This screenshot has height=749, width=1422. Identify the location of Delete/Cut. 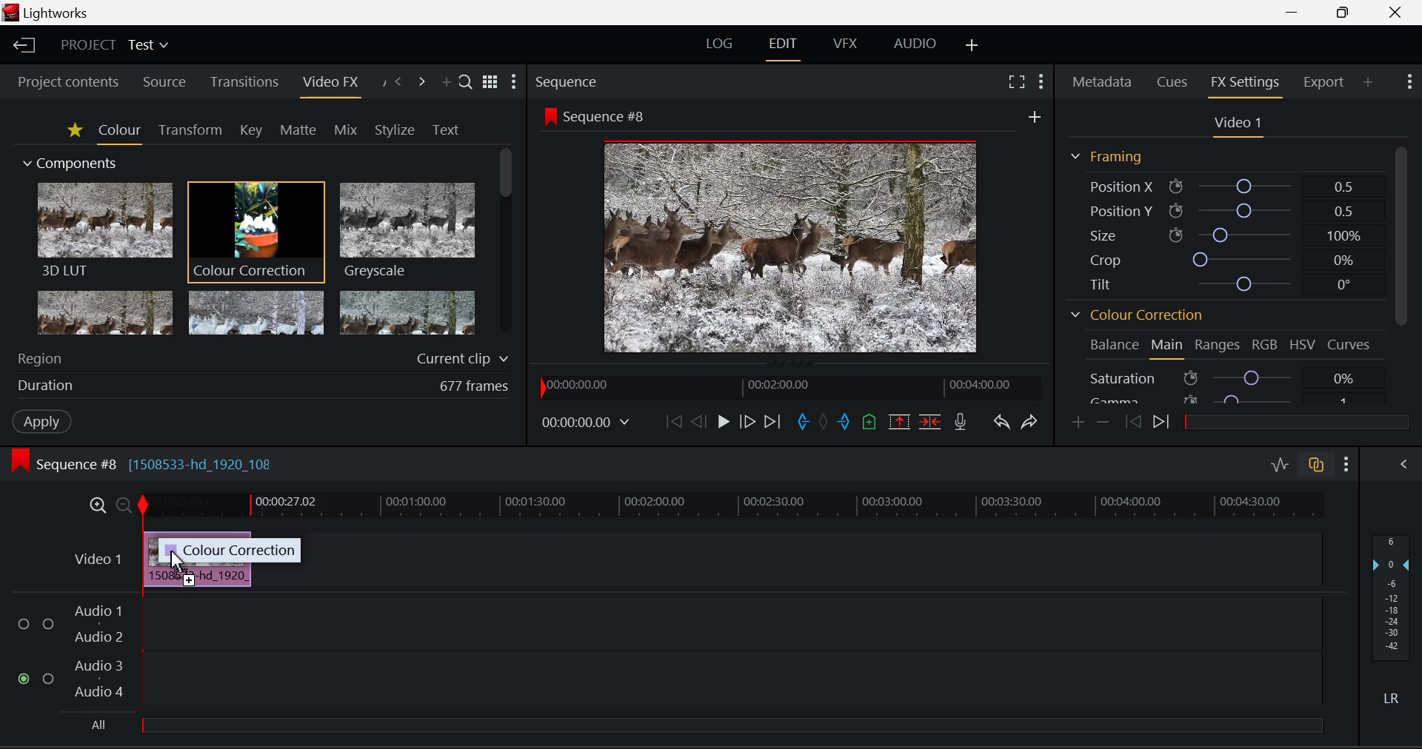
(932, 422).